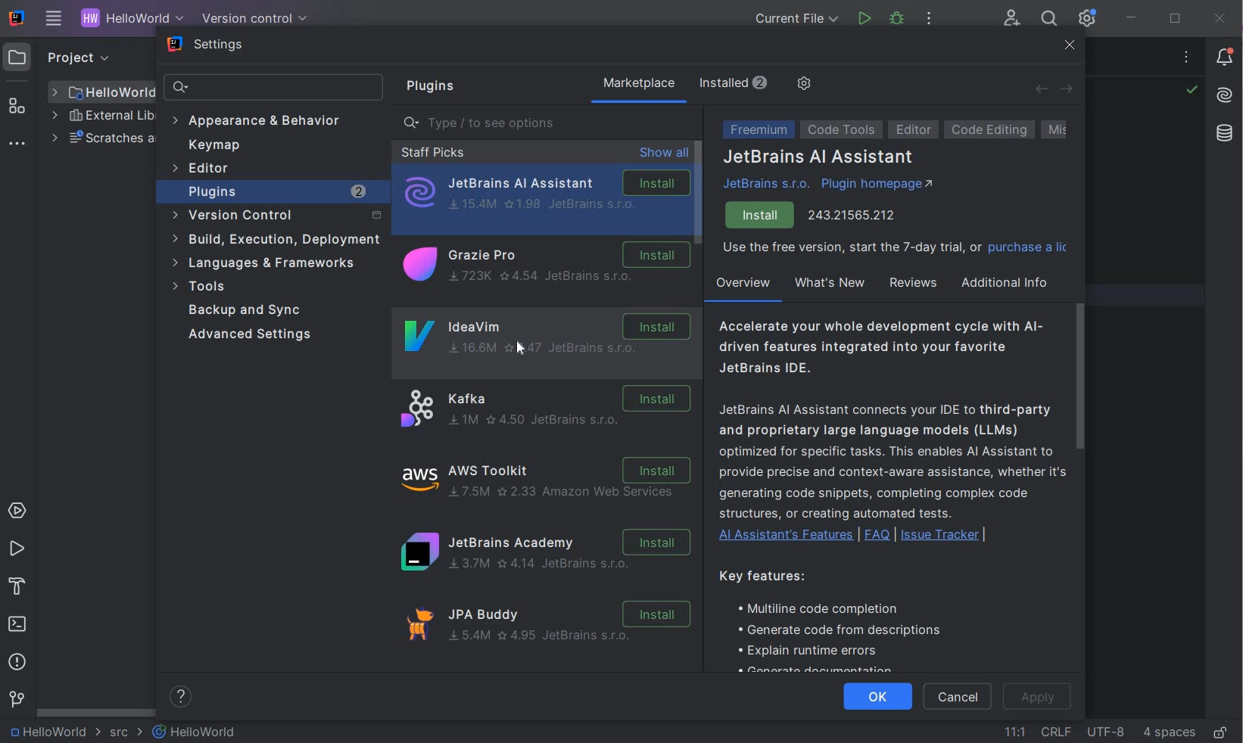  What do you see at coordinates (989, 129) in the screenshot?
I see `code editing` at bounding box center [989, 129].